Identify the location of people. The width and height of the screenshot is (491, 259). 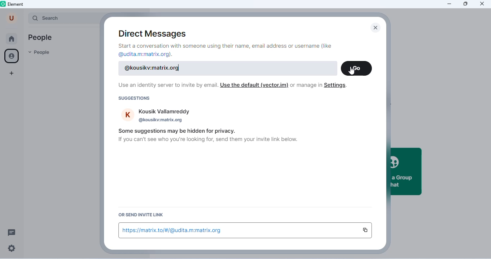
(13, 56).